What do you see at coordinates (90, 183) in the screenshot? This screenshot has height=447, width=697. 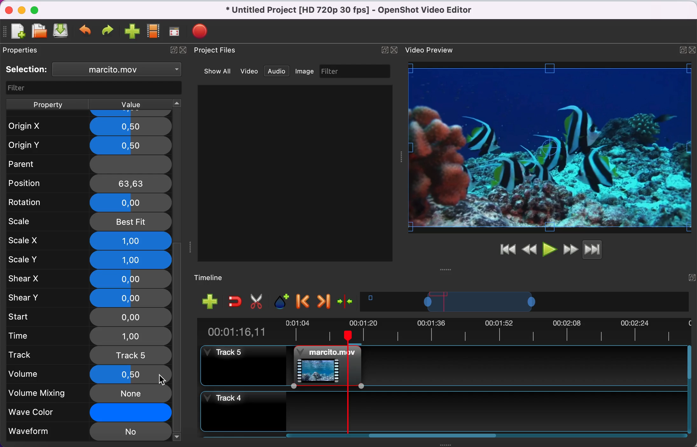 I see `position 63,63` at bounding box center [90, 183].